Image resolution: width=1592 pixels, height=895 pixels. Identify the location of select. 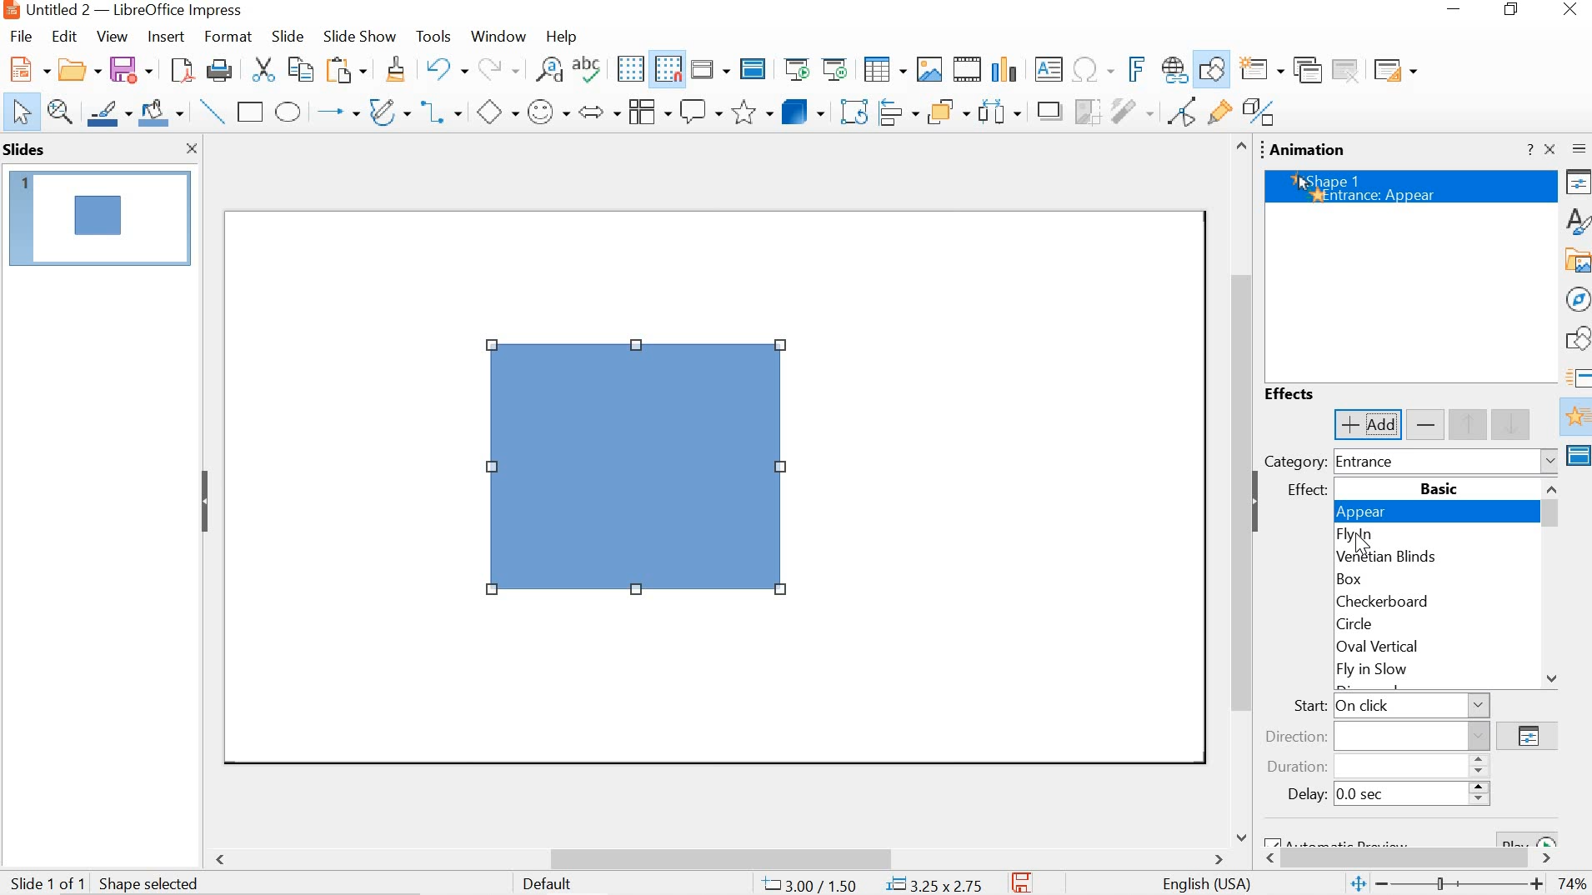
(20, 112).